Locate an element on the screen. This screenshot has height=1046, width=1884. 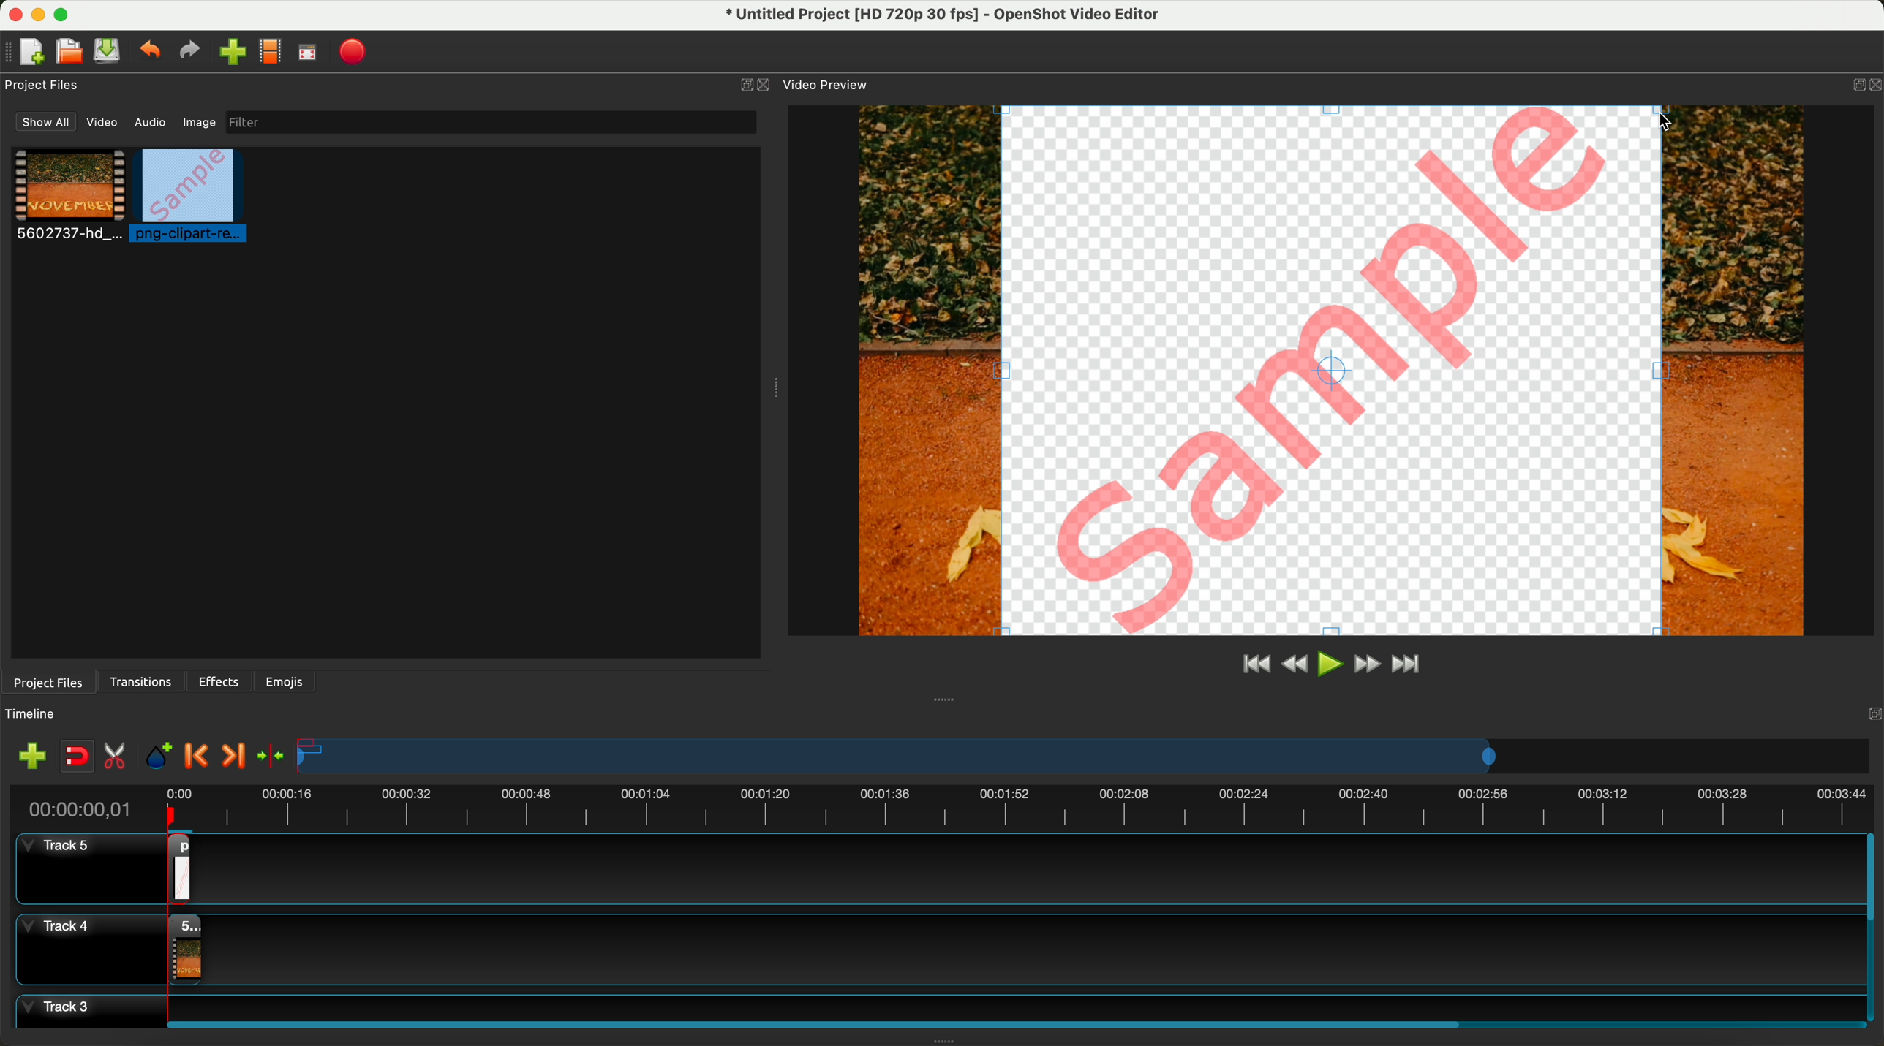
project files is located at coordinates (44, 85).